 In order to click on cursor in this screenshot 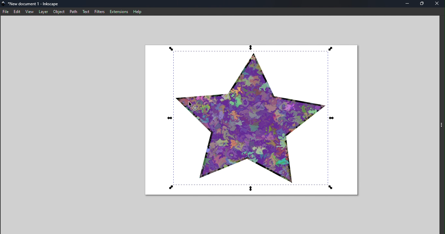, I will do `click(192, 105)`.